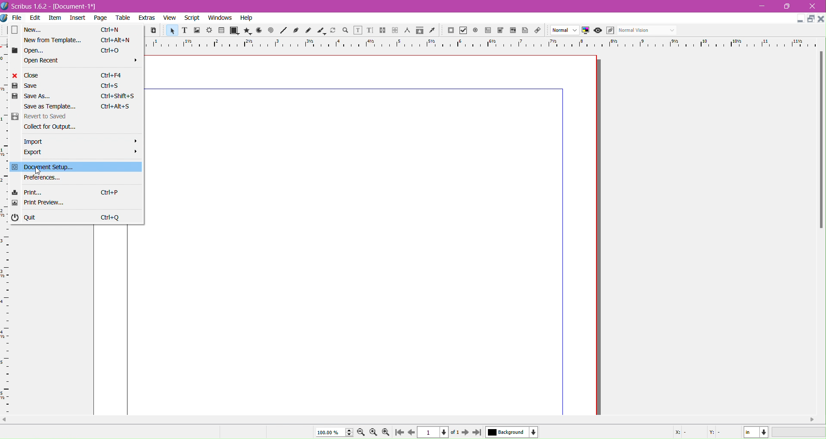  What do you see at coordinates (209, 31) in the screenshot?
I see `render frame` at bounding box center [209, 31].